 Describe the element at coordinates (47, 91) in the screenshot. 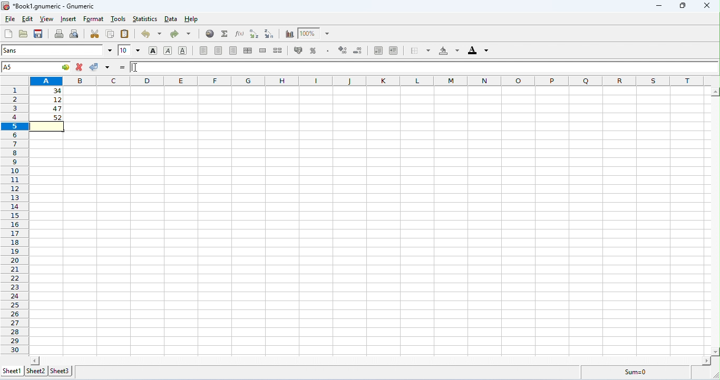

I see `34` at that location.